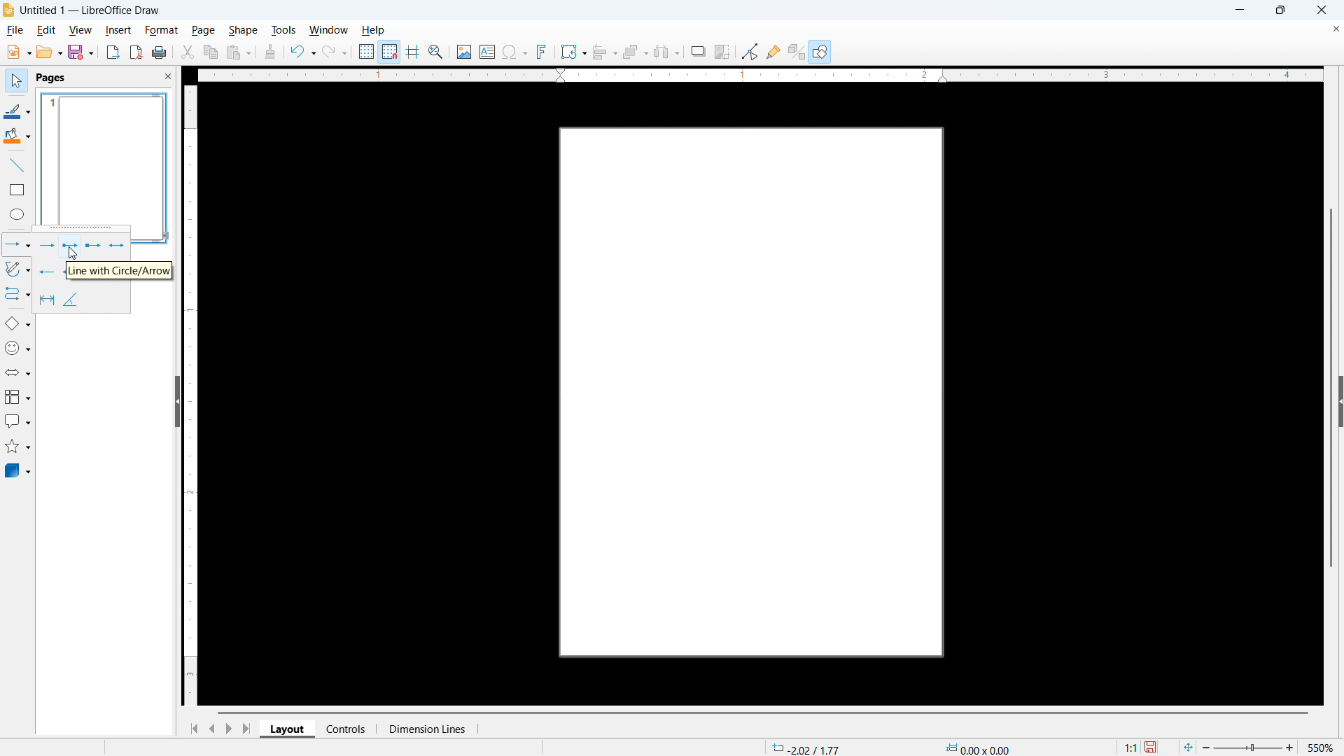 This screenshot has width=1344, height=756. I want to click on 1:1, so click(1131, 747).